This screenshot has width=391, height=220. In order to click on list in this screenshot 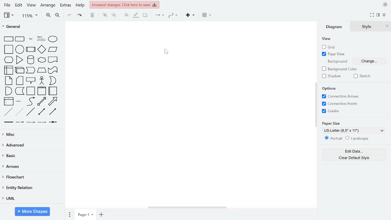, I will do `click(9, 102)`.